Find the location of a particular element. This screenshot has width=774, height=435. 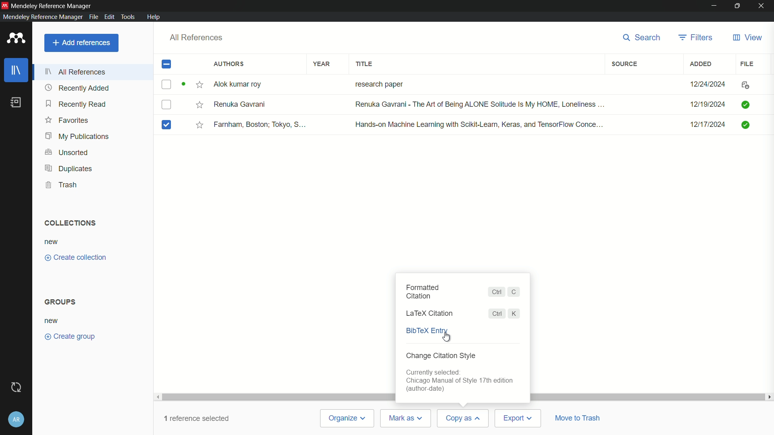

maximize is located at coordinates (736, 6).